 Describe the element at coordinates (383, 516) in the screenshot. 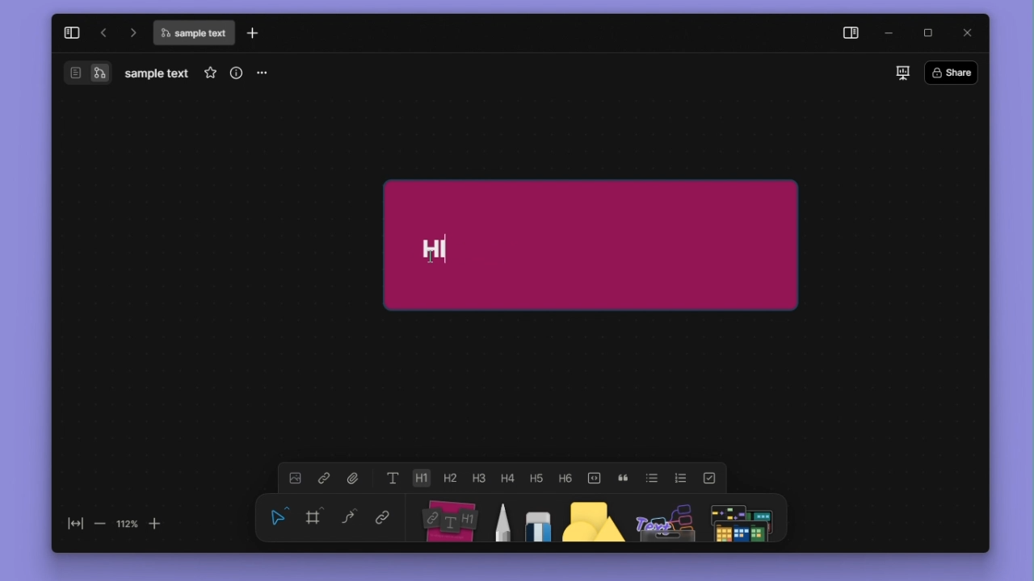

I see `link` at that location.